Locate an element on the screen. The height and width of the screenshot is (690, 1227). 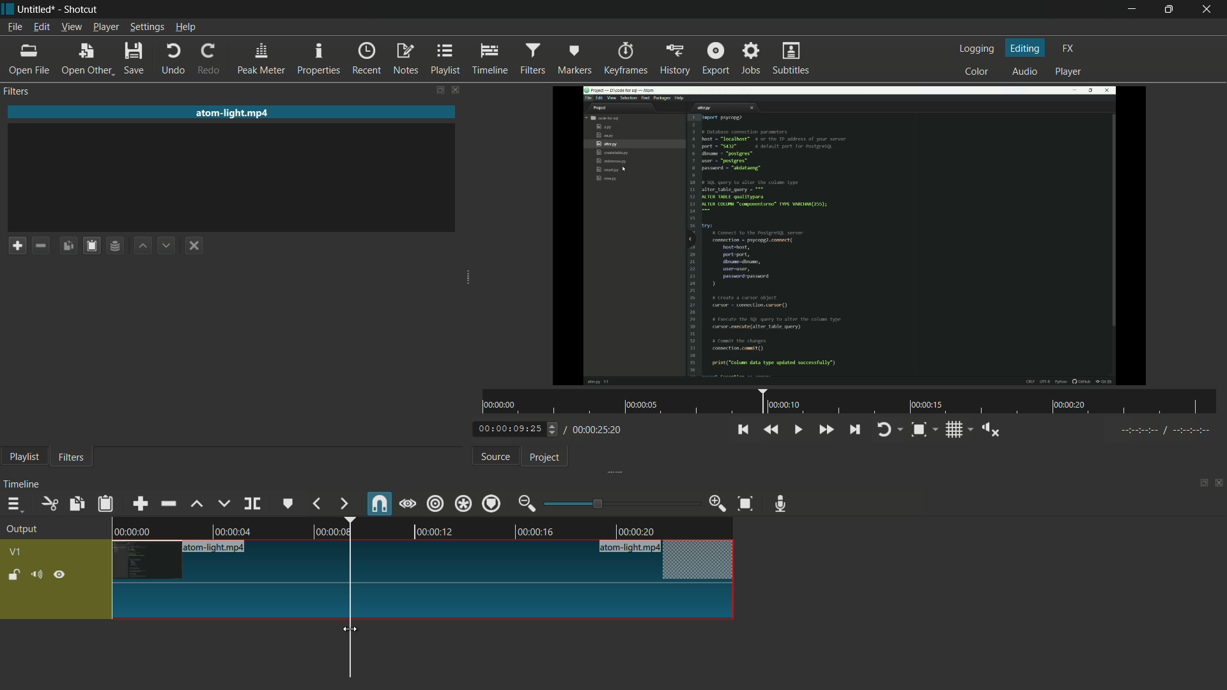
lock is located at coordinates (14, 576).